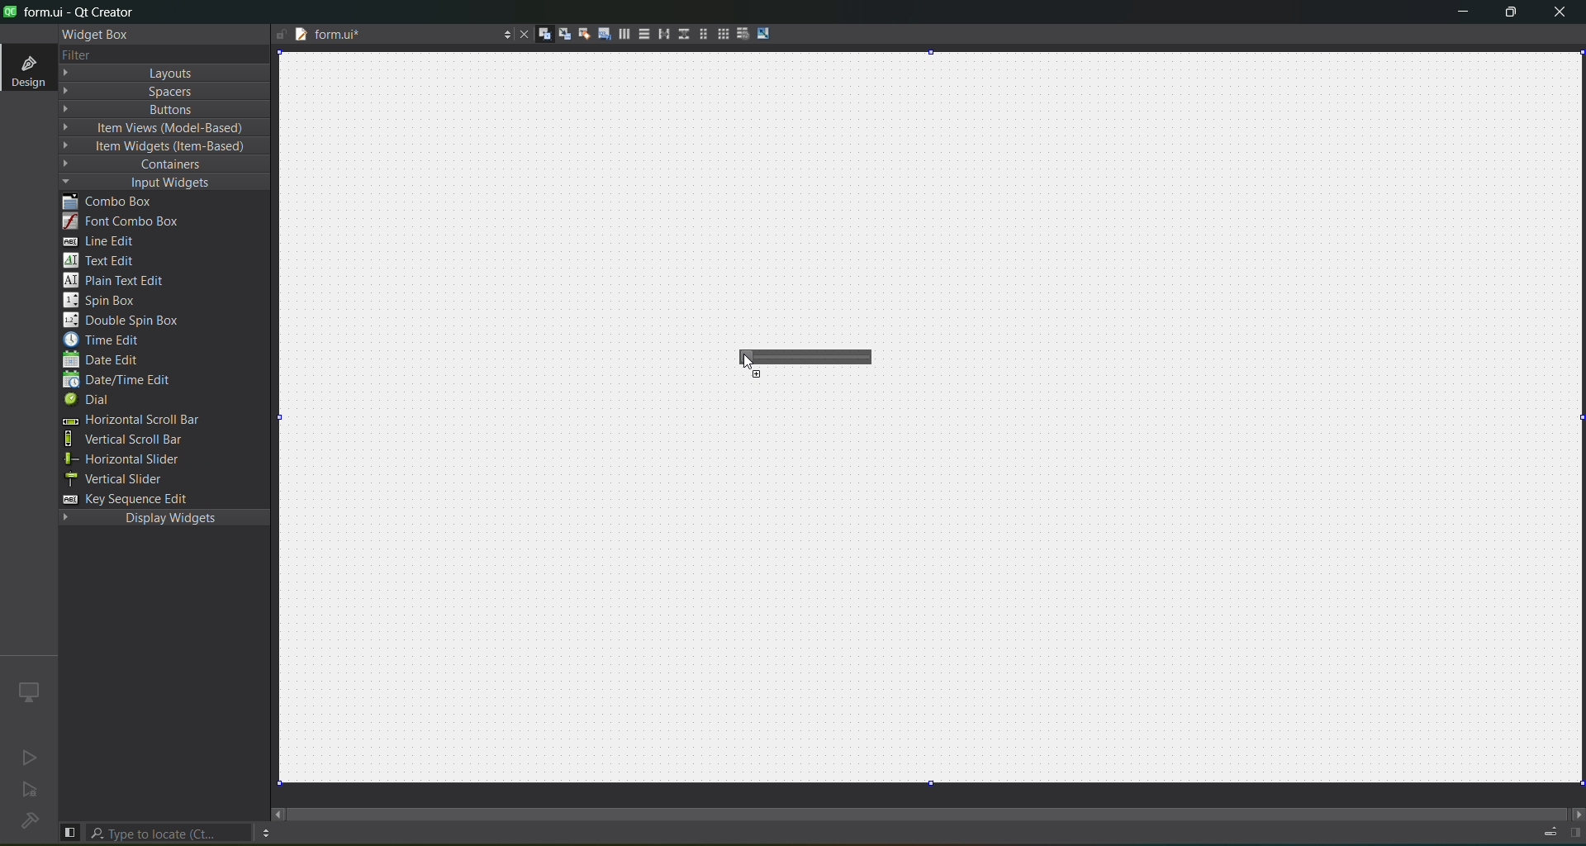 The image size is (1586, 846). What do you see at coordinates (1550, 831) in the screenshot?
I see `progress details` at bounding box center [1550, 831].